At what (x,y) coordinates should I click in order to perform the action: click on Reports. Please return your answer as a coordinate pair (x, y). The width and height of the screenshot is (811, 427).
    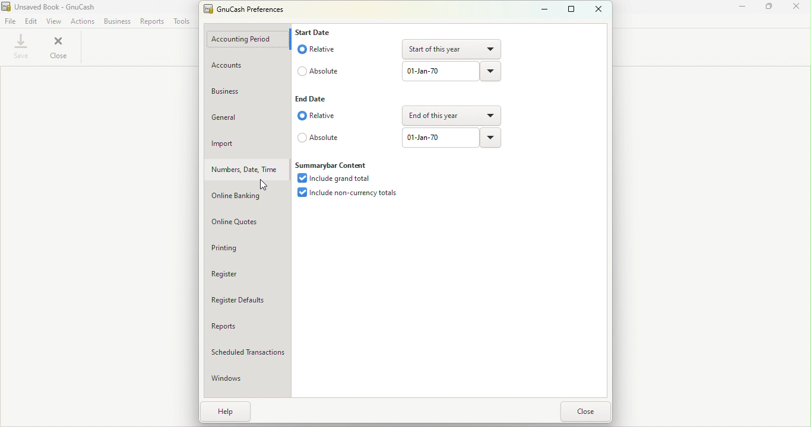
    Looking at the image, I should click on (240, 323).